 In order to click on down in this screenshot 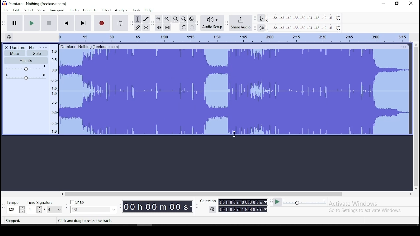, I will do `click(416, 188)`.